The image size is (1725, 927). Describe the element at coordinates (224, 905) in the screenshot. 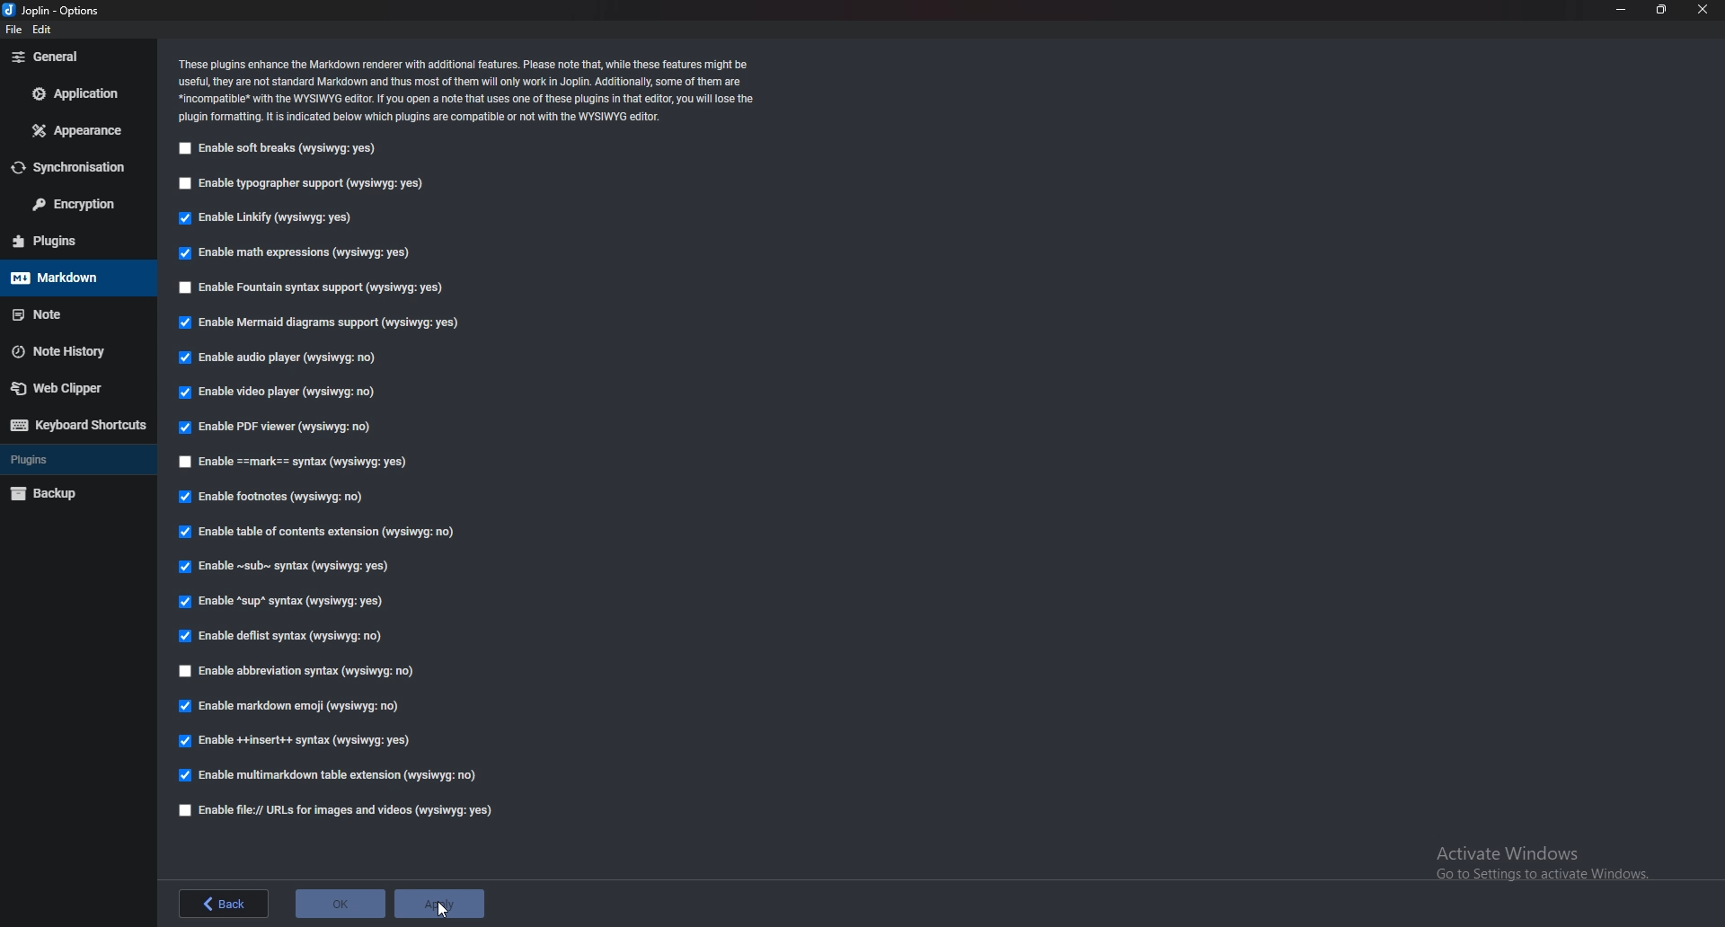

I see `back` at that location.